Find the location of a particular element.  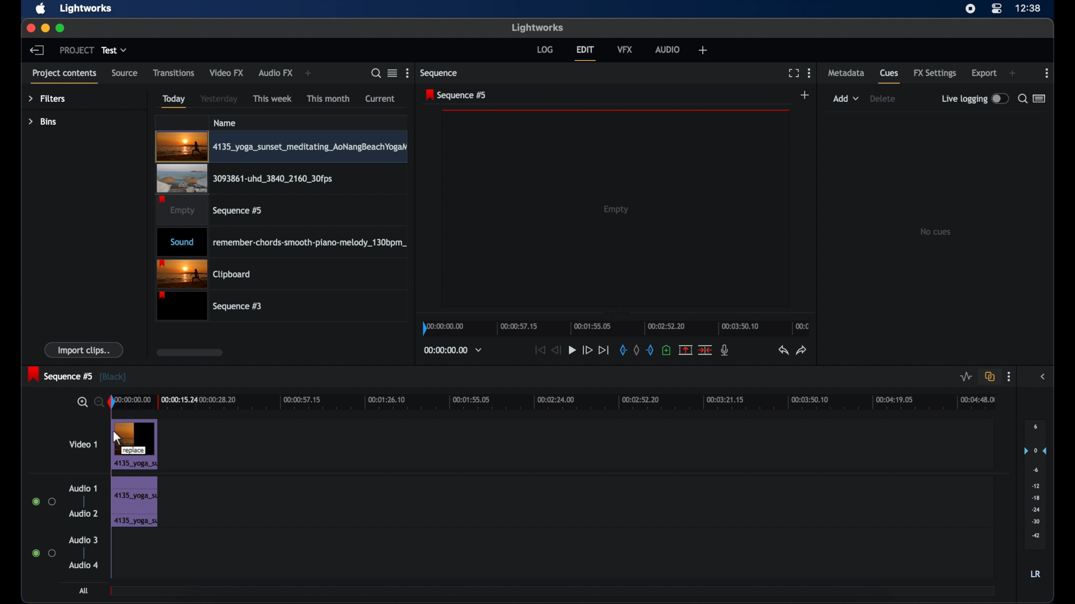

add is located at coordinates (703, 51).